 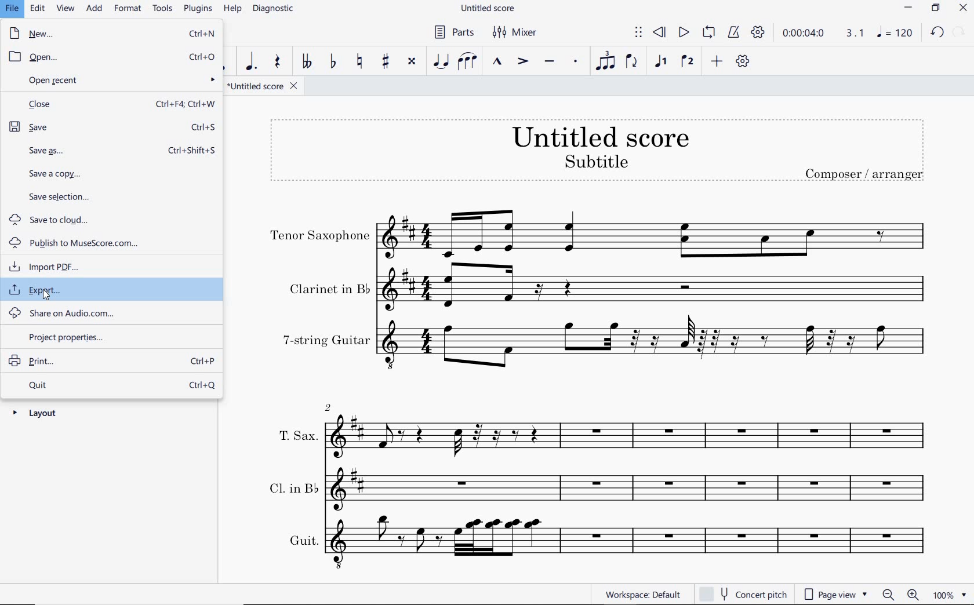 I want to click on close, so click(x=112, y=104).